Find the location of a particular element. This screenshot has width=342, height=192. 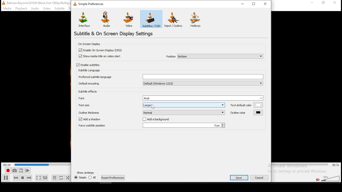

outline thickness is located at coordinates (152, 112).